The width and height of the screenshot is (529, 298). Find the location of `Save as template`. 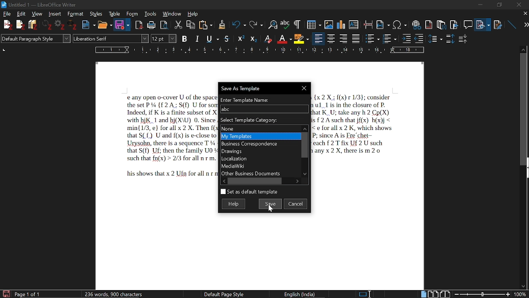

Save as template is located at coordinates (262, 88).